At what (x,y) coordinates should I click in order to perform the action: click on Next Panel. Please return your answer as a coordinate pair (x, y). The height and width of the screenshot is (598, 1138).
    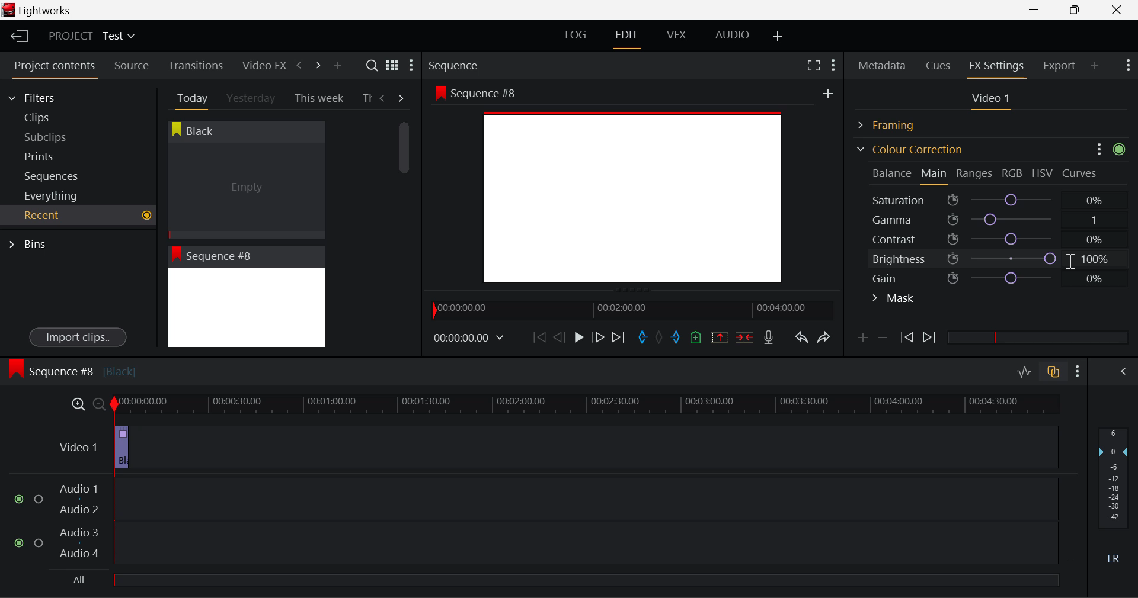
    Looking at the image, I should click on (316, 65).